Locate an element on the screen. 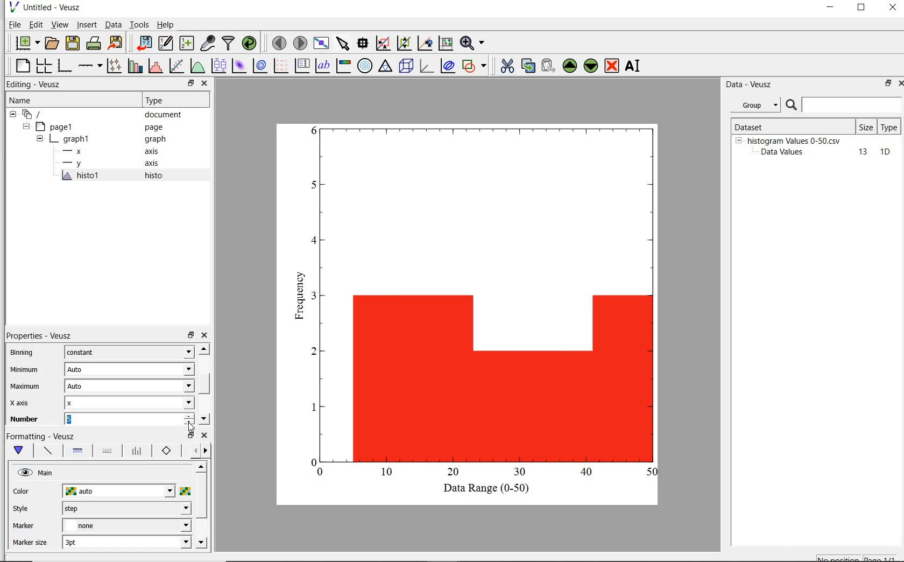 The height and width of the screenshot is (562, 904). increase number is located at coordinates (189, 415).